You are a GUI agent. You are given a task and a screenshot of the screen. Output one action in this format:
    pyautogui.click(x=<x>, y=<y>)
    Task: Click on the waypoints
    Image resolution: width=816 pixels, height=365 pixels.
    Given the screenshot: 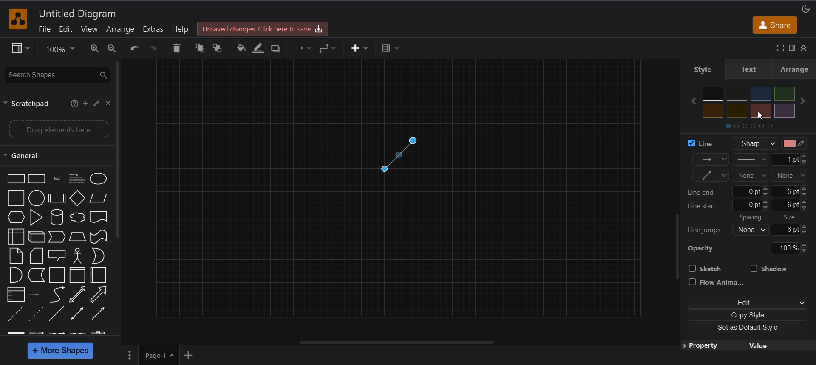 What is the action you would take?
    pyautogui.click(x=329, y=47)
    